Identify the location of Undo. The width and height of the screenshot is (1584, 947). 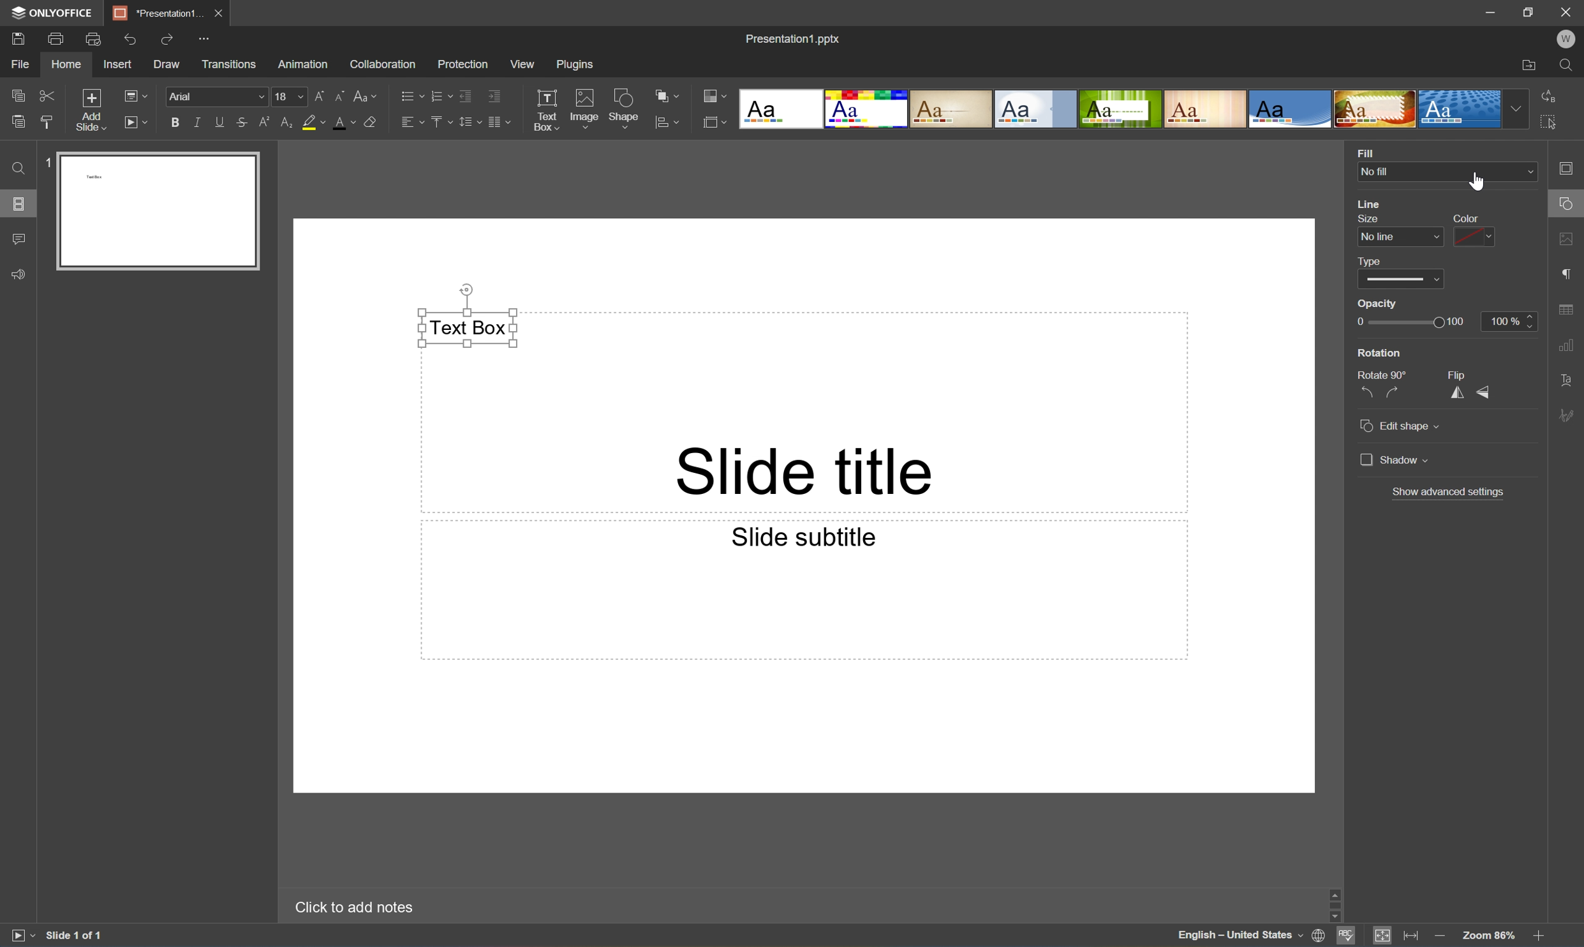
(133, 40).